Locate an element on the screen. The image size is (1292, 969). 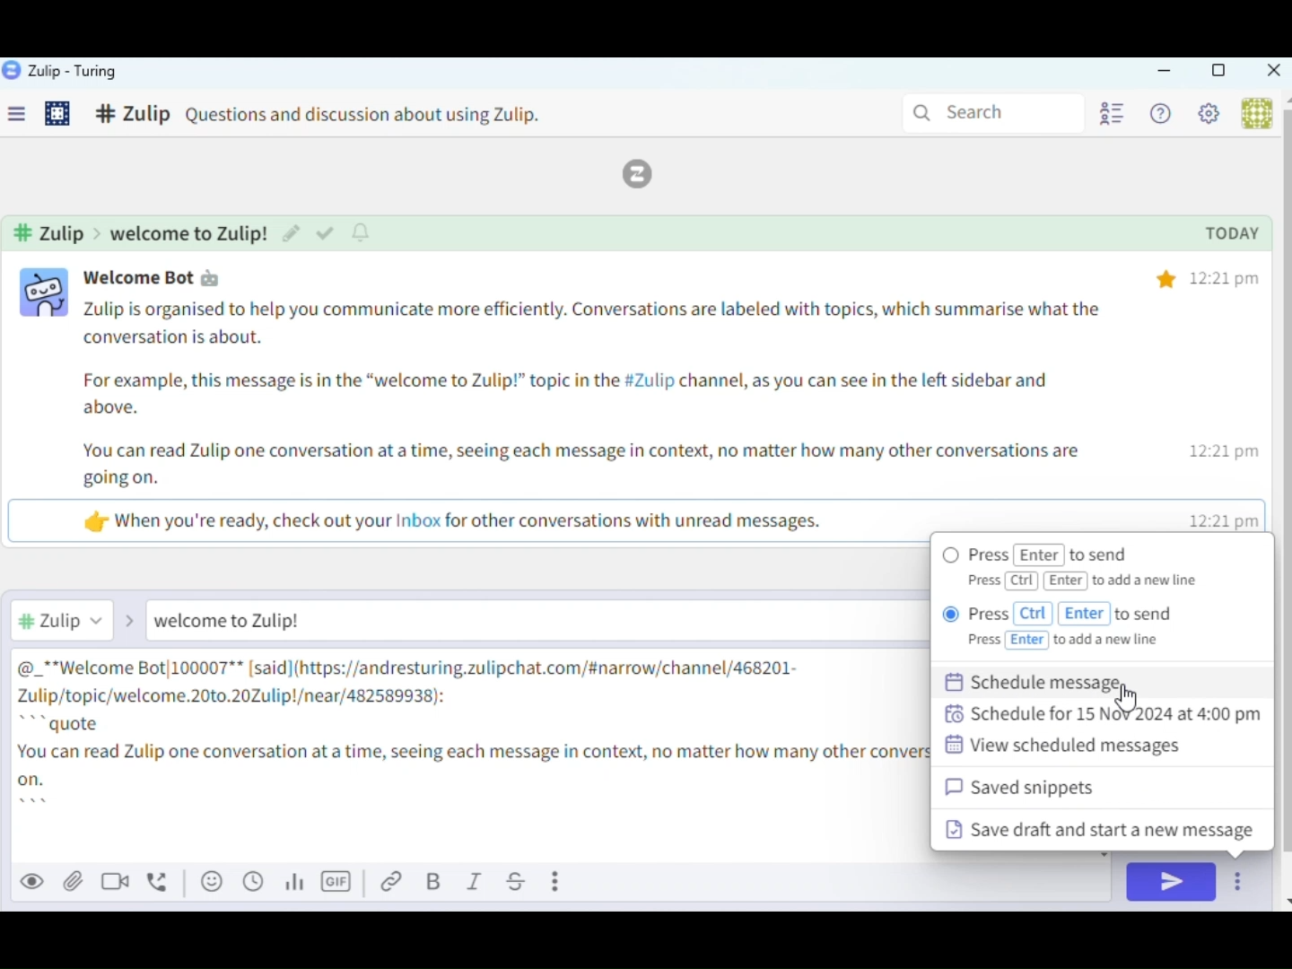
Saved snippets is located at coordinates (1060, 786).